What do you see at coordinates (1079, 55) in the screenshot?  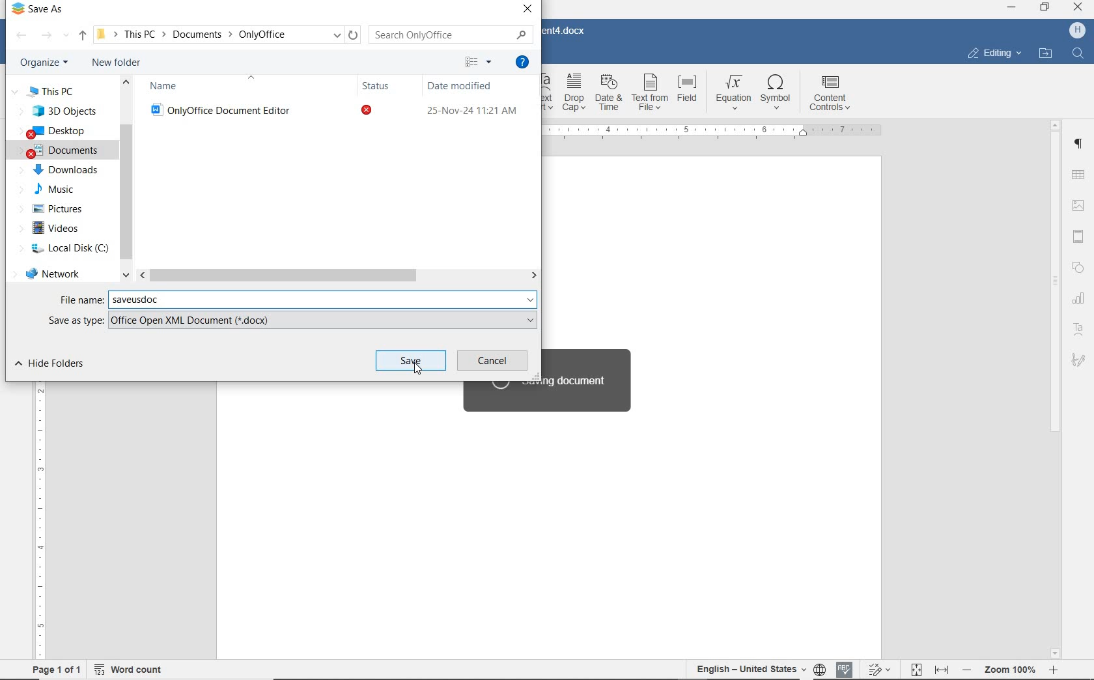 I see `find` at bounding box center [1079, 55].